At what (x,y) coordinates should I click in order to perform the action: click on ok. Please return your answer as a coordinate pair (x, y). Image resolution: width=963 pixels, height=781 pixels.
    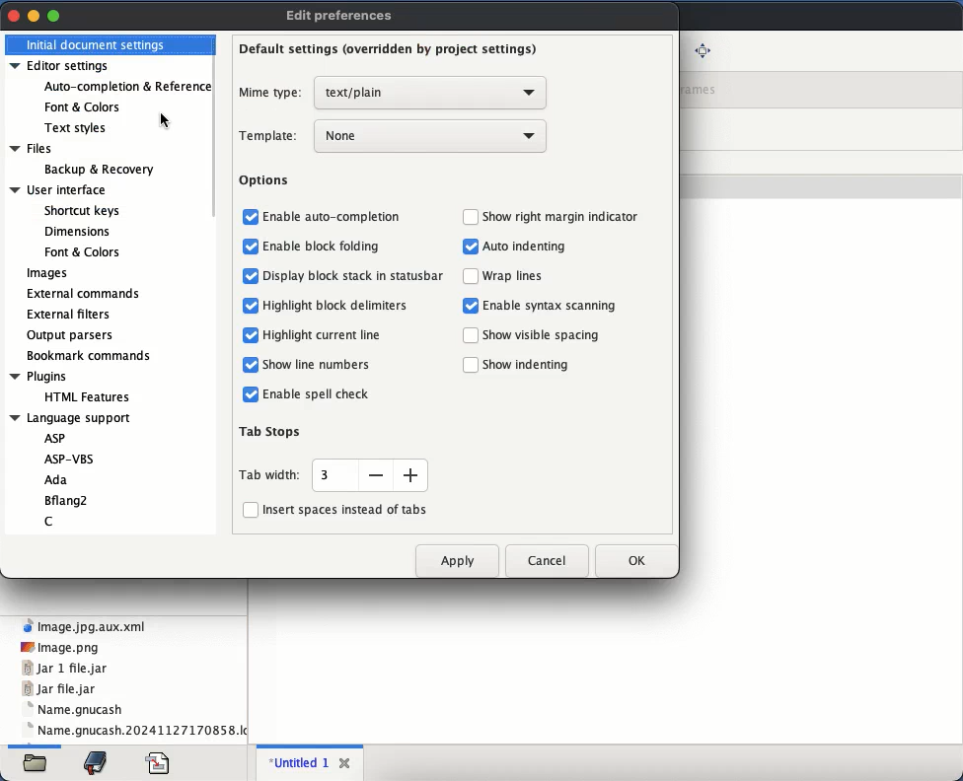
    Looking at the image, I should click on (635, 560).